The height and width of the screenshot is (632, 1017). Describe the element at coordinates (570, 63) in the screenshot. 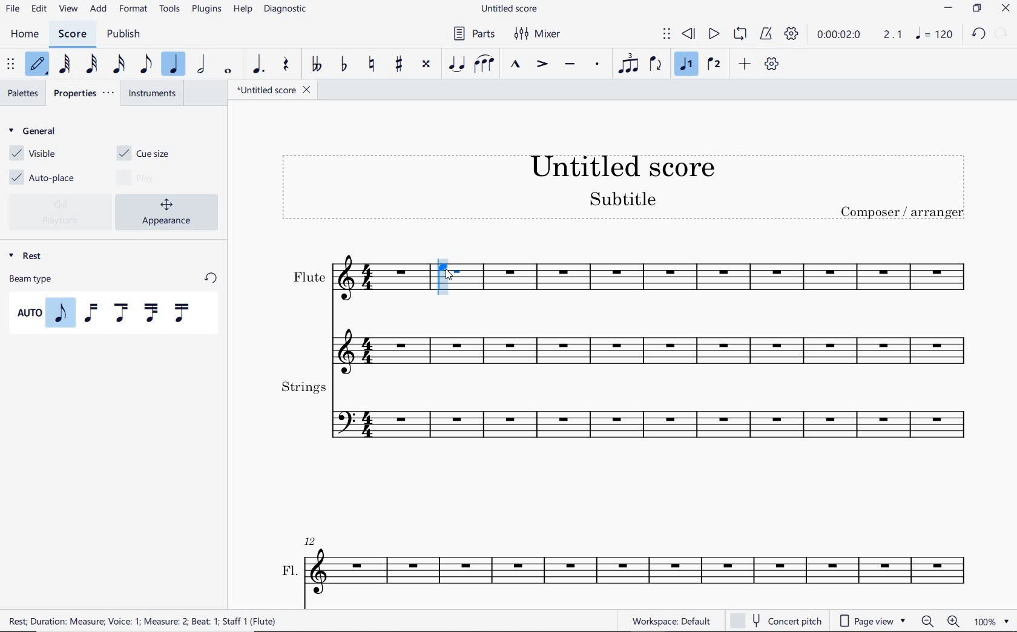

I see `TENUTO` at that location.